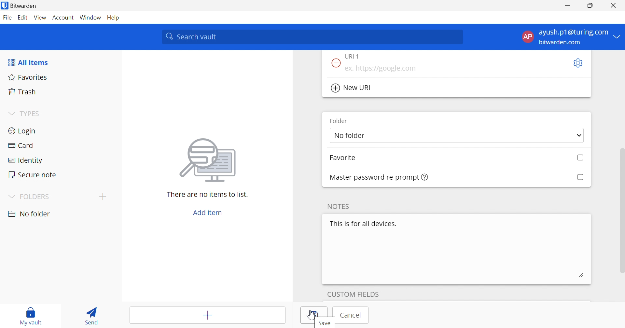 This screenshot has width=625, height=328. Describe the element at coordinates (20, 6) in the screenshot. I see `Bitwarden` at that location.